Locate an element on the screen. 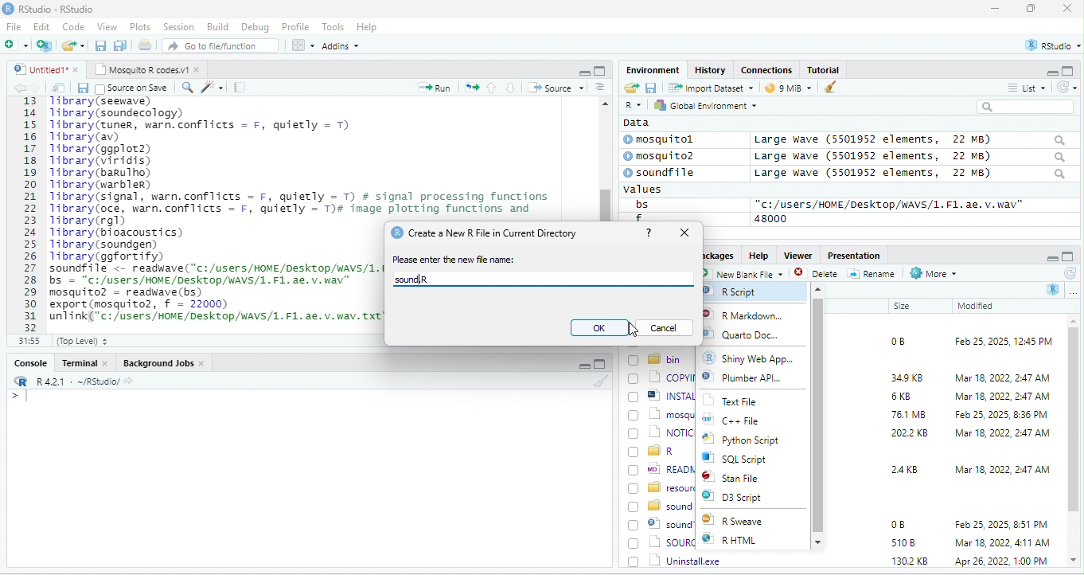  data is located at coordinates (634, 122).